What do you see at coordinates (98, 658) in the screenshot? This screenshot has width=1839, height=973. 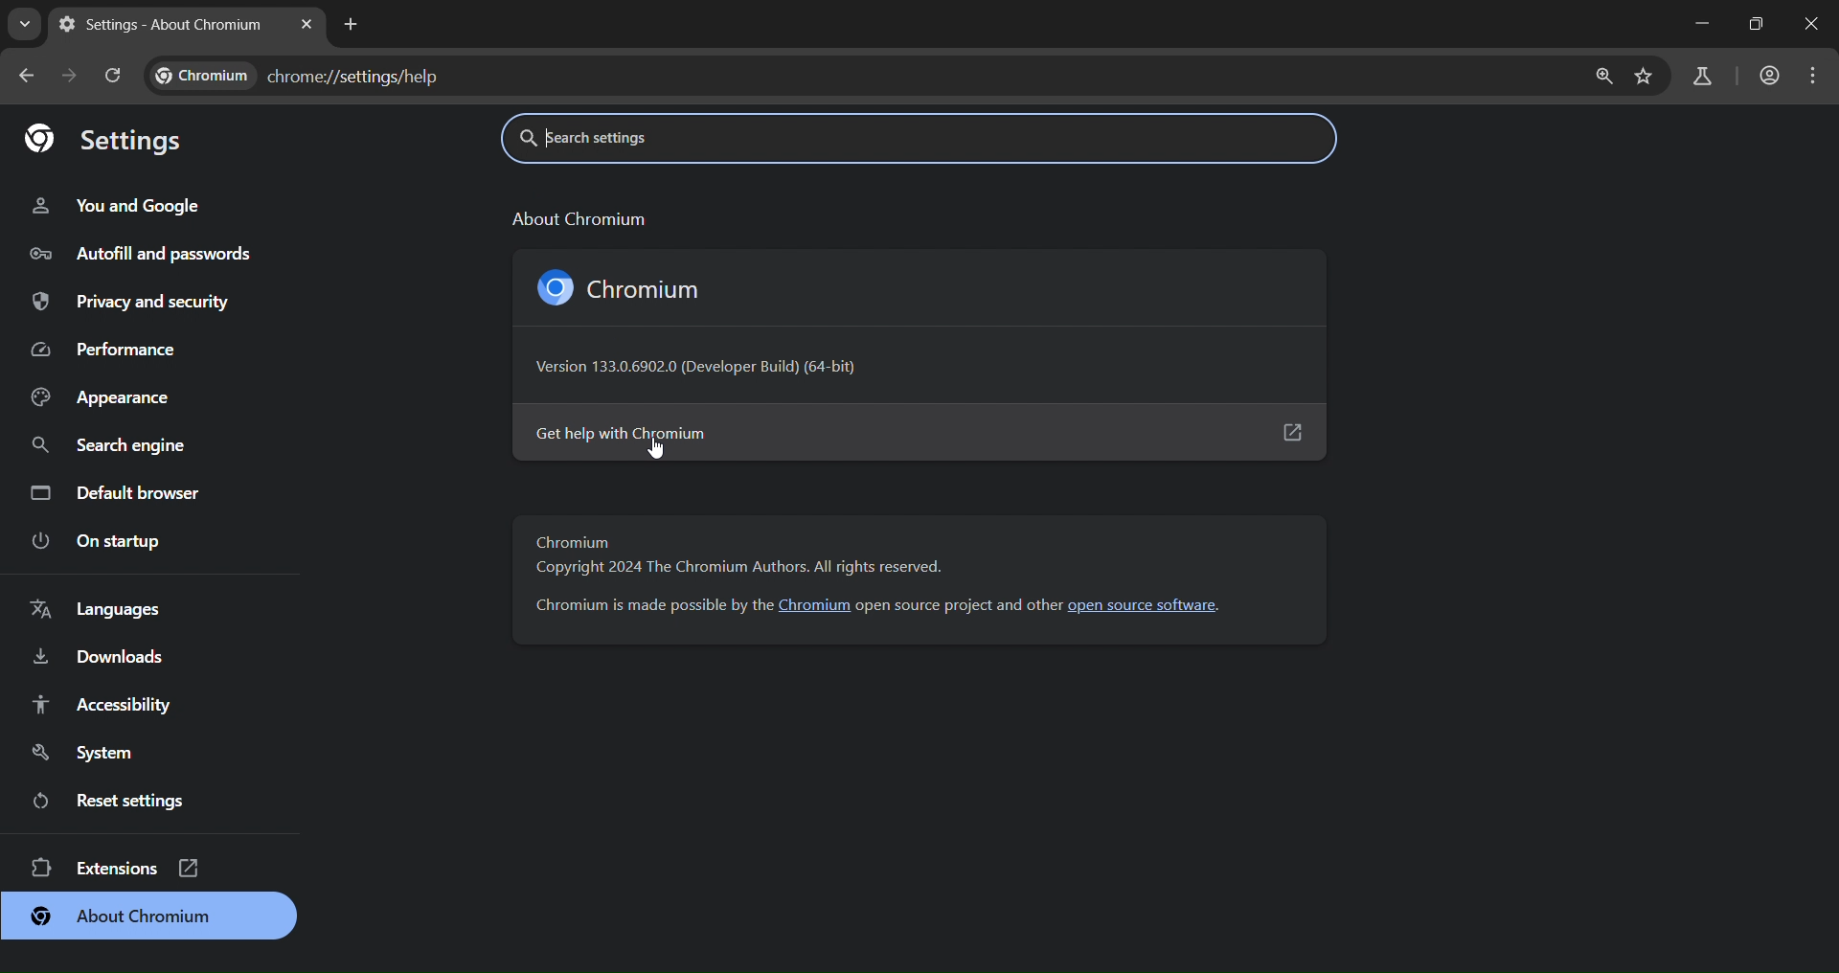 I see `downloads` at bounding box center [98, 658].